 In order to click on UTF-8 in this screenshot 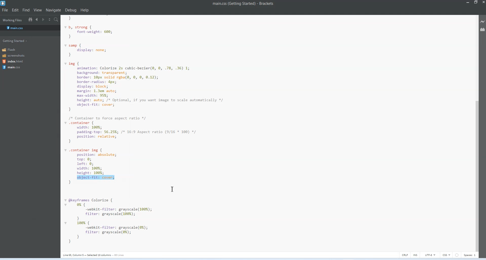, I will do `click(431, 254)`.